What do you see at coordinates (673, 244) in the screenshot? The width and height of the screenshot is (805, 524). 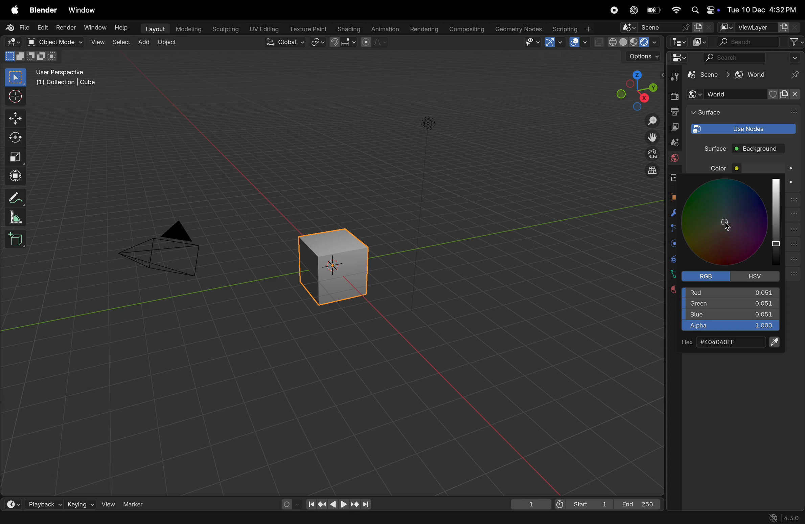 I see `physics` at bounding box center [673, 244].